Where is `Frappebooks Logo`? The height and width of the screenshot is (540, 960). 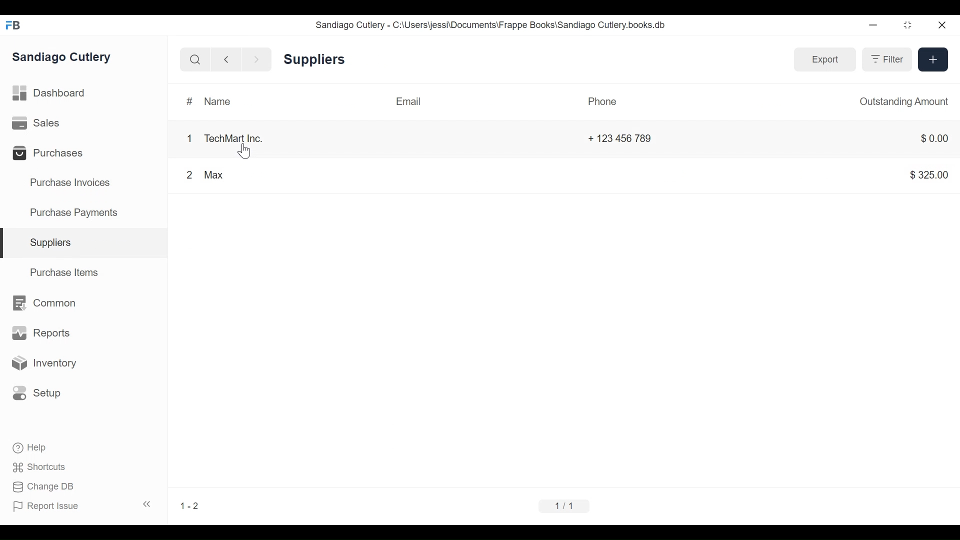
Frappebooks Logo is located at coordinates (16, 23).